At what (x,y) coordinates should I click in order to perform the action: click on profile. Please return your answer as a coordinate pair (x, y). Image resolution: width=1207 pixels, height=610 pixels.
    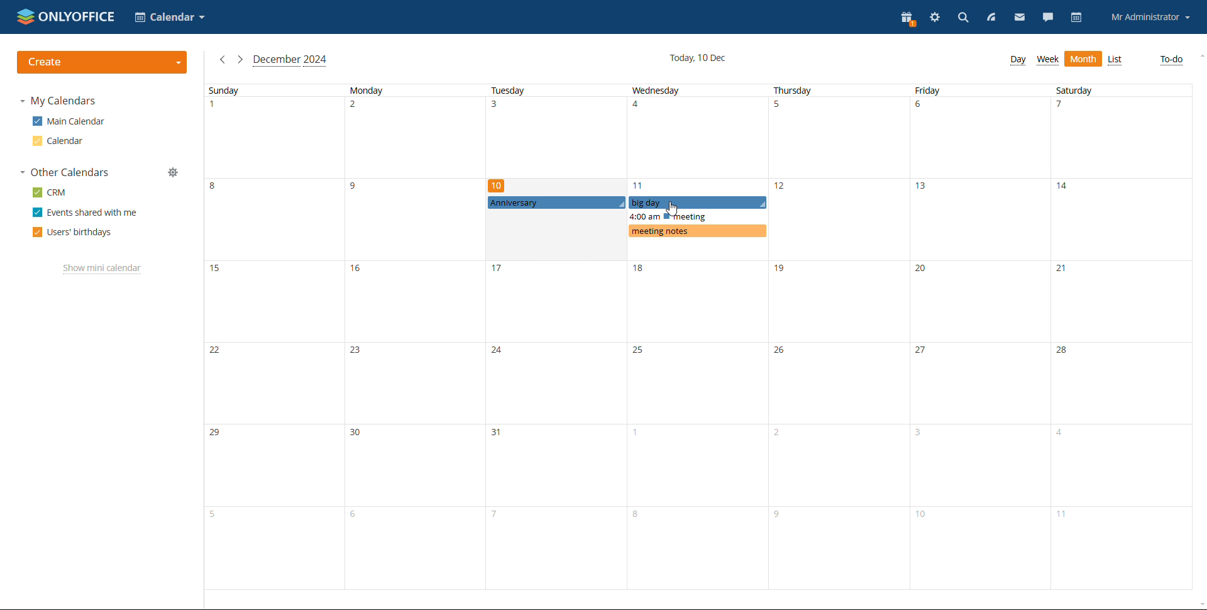
    Looking at the image, I should click on (1151, 18).